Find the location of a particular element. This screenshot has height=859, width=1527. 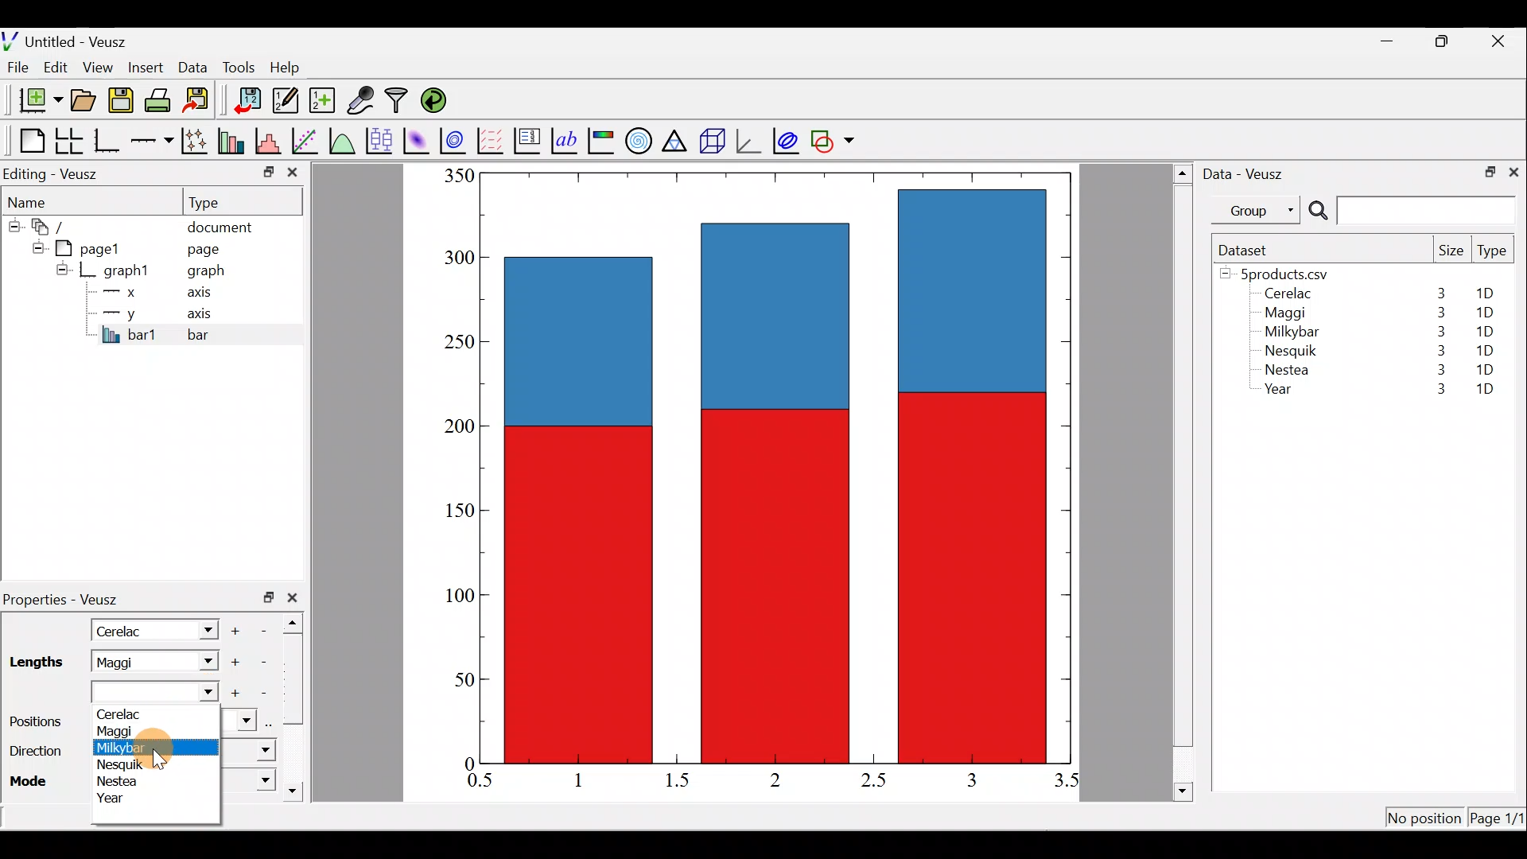

Plot bar charts is located at coordinates (233, 139).